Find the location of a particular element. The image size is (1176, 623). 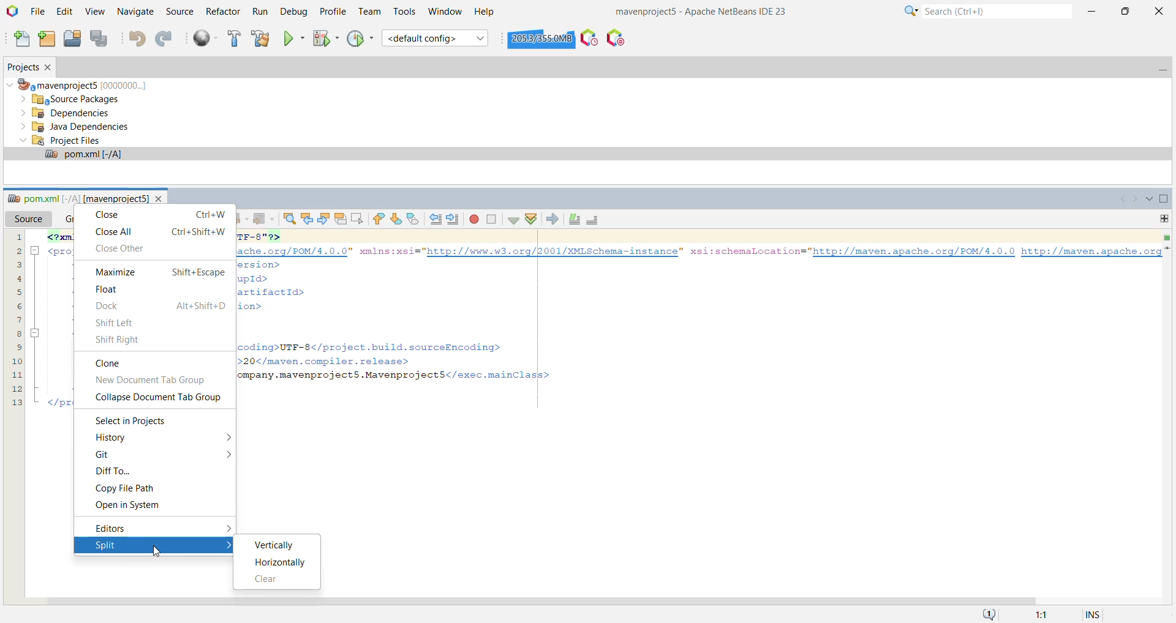

Insert Mode is located at coordinates (1095, 613).